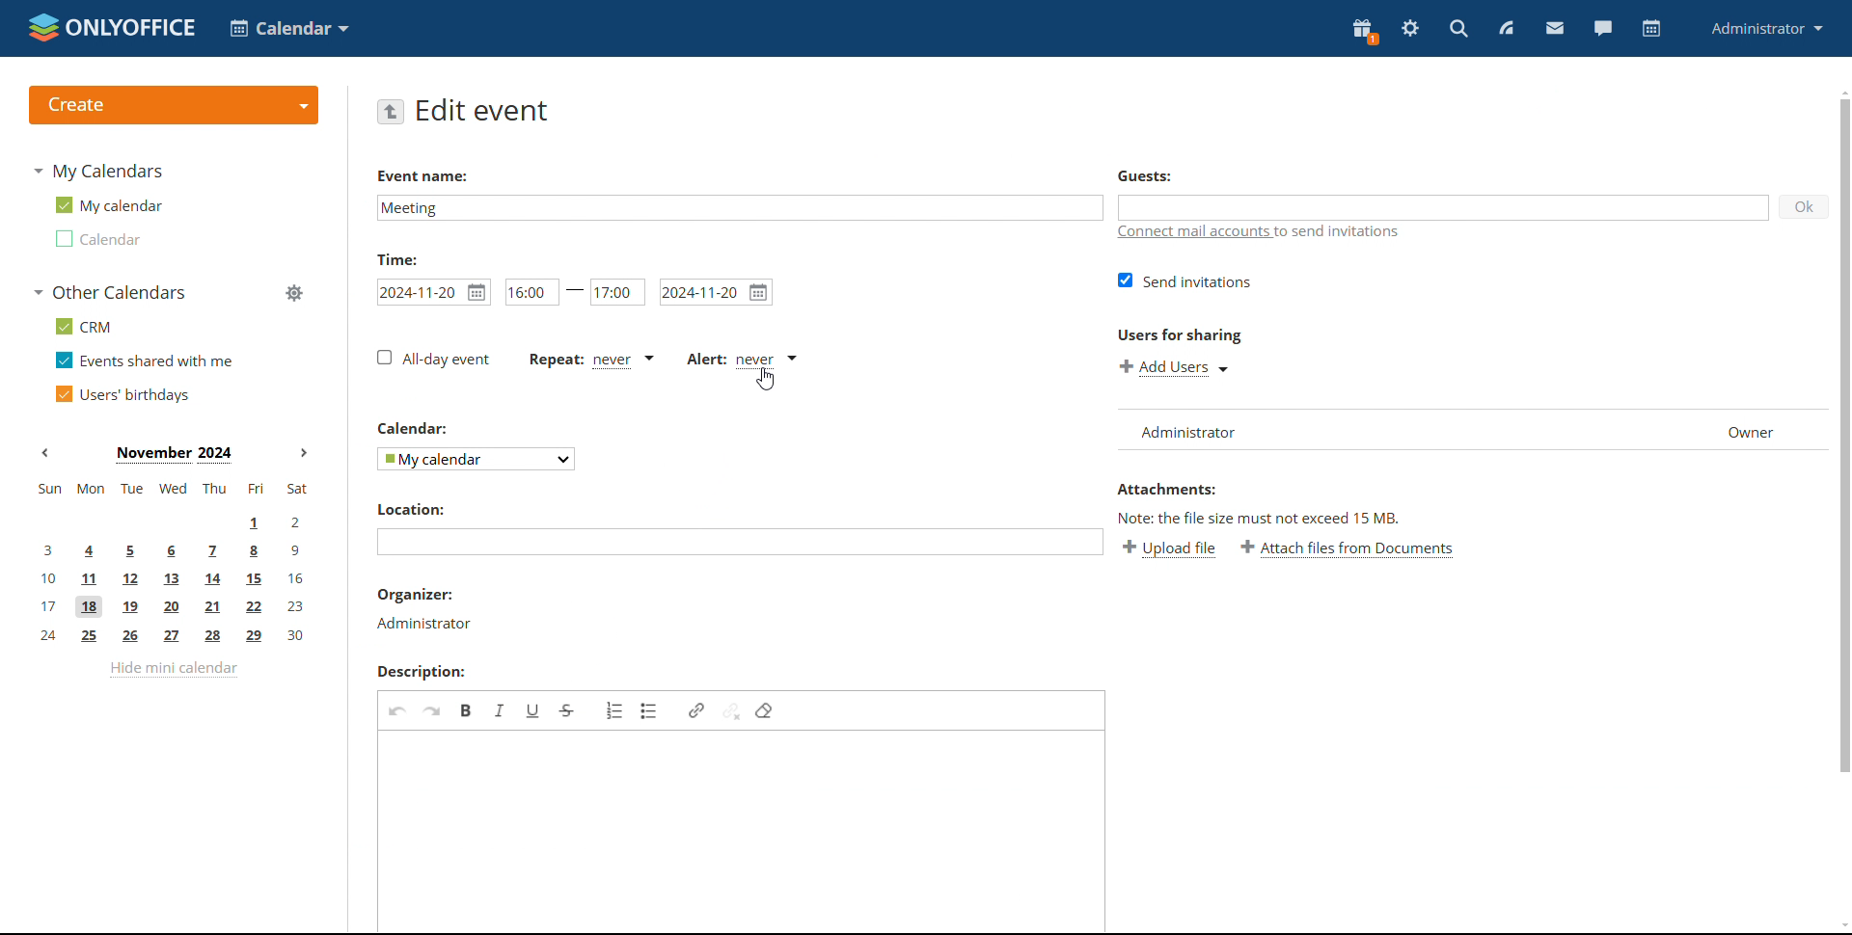  What do you see at coordinates (50, 453) in the screenshot?
I see `previous month` at bounding box center [50, 453].